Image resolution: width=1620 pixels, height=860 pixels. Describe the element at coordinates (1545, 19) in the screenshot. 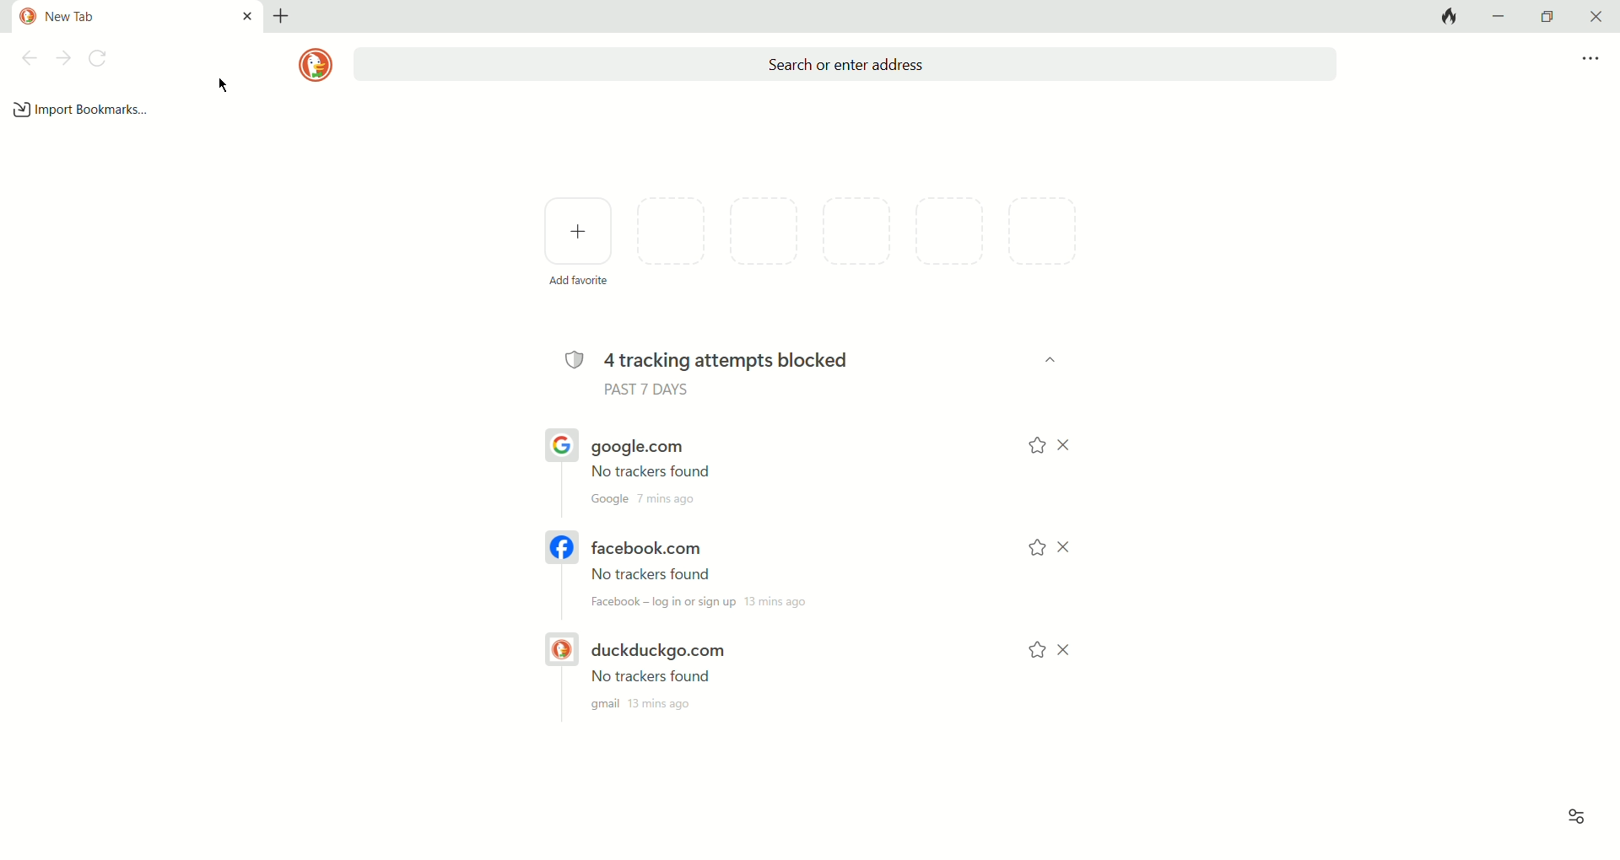

I see `maximize` at that location.